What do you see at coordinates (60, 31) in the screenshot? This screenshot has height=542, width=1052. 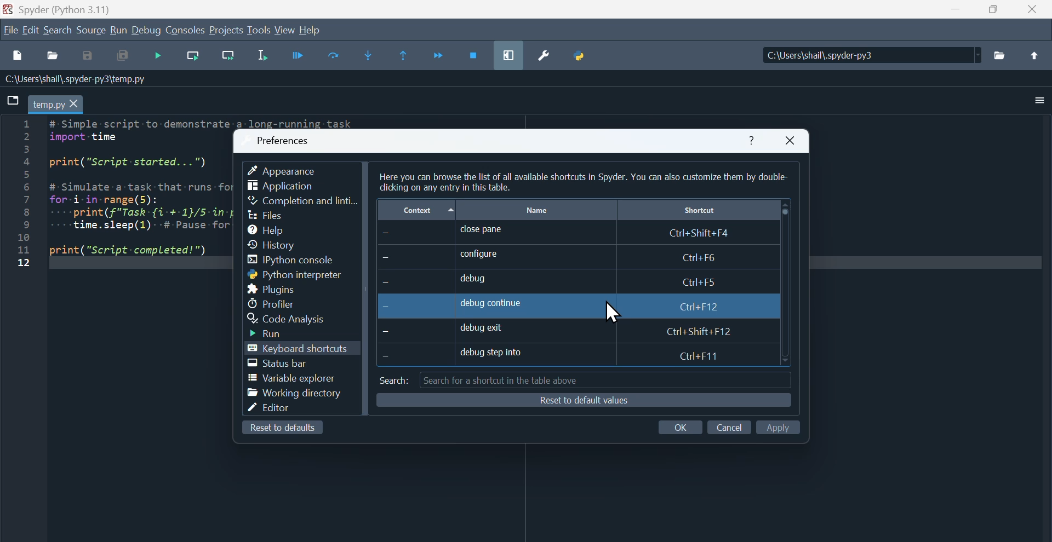 I see `Search` at bounding box center [60, 31].